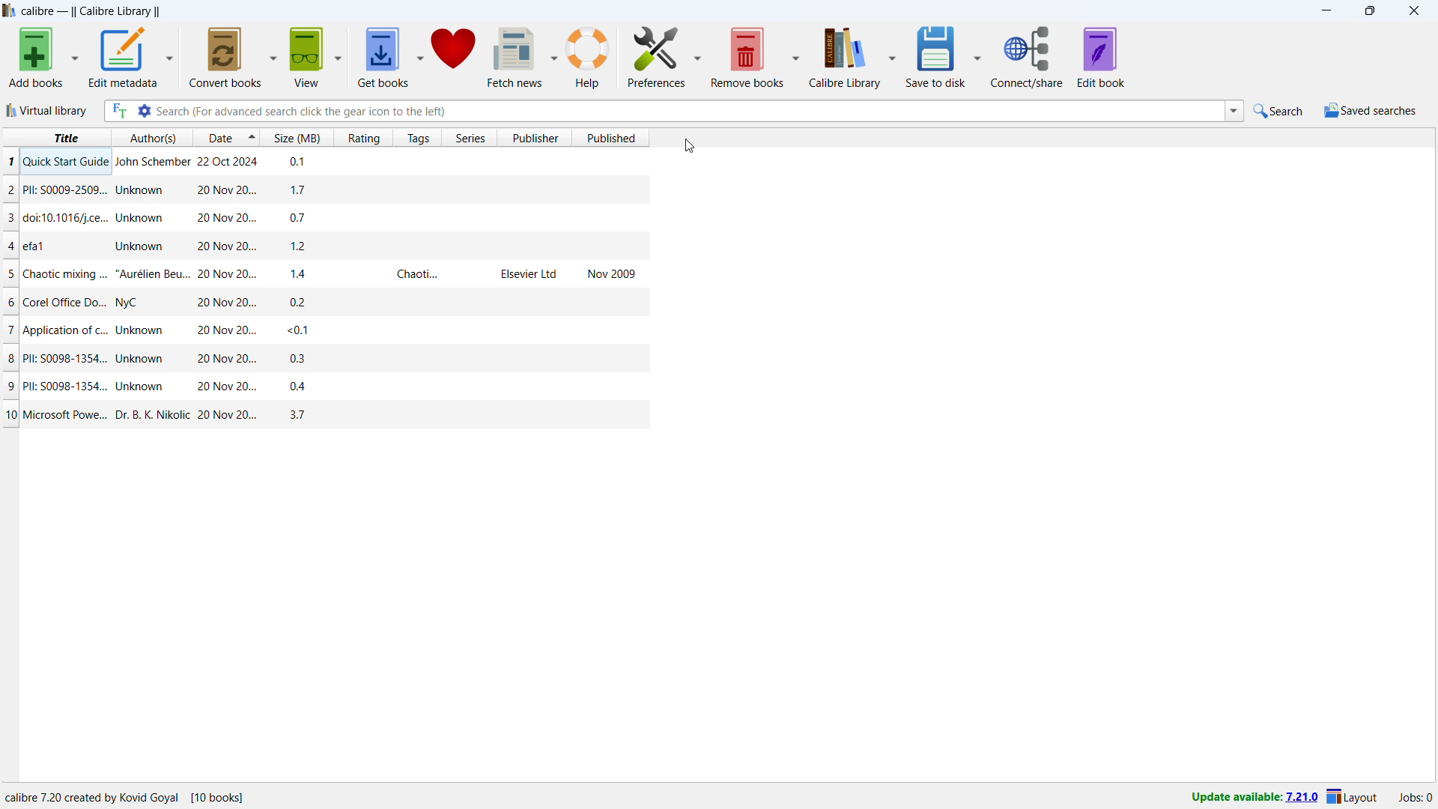 The image size is (1438, 809). Describe the element at coordinates (75, 56) in the screenshot. I see `add books options` at that location.